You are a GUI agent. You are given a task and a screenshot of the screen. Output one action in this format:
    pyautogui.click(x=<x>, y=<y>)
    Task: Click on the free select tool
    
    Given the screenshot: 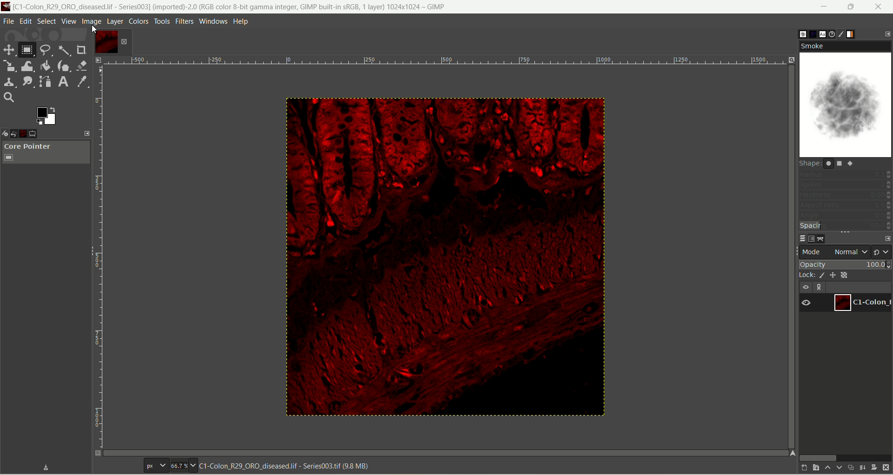 What is the action you would take?
    pyautogui.click(x=45, y=50)
    